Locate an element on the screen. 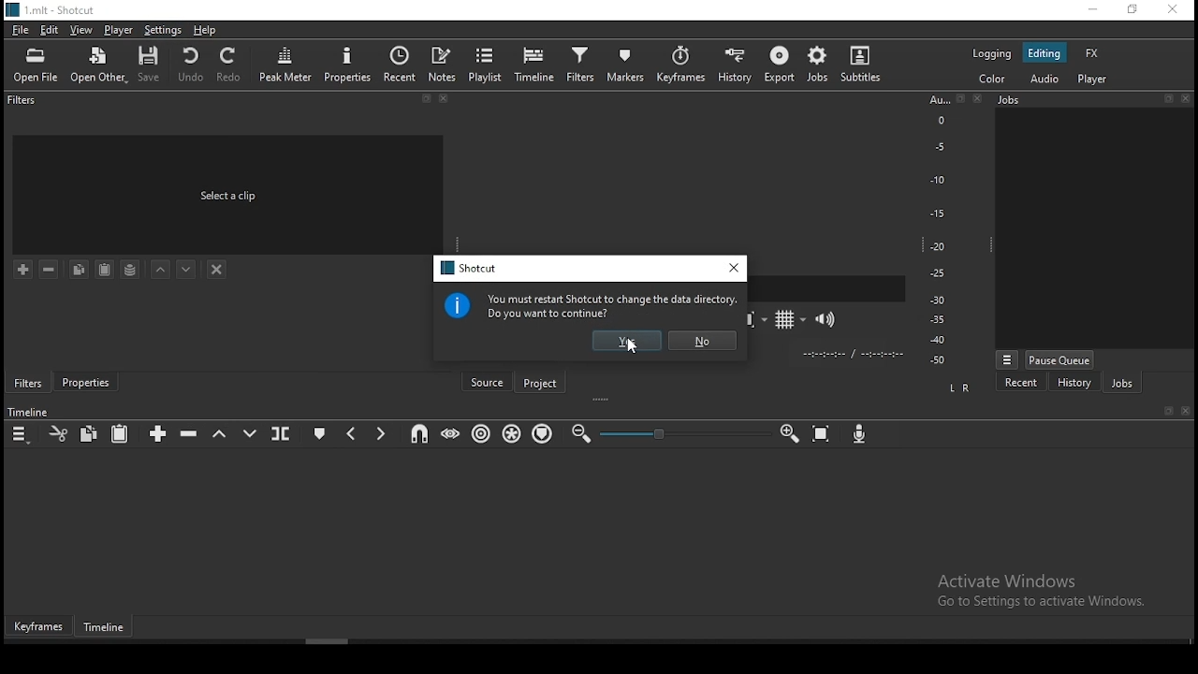 The image size is (1198, 674). no is located at coordinates (700, 341).